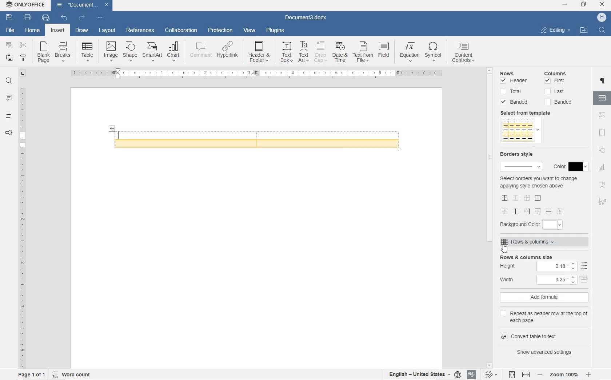 The image size is (611, 380). I want to click on Header, so click(516, 81).